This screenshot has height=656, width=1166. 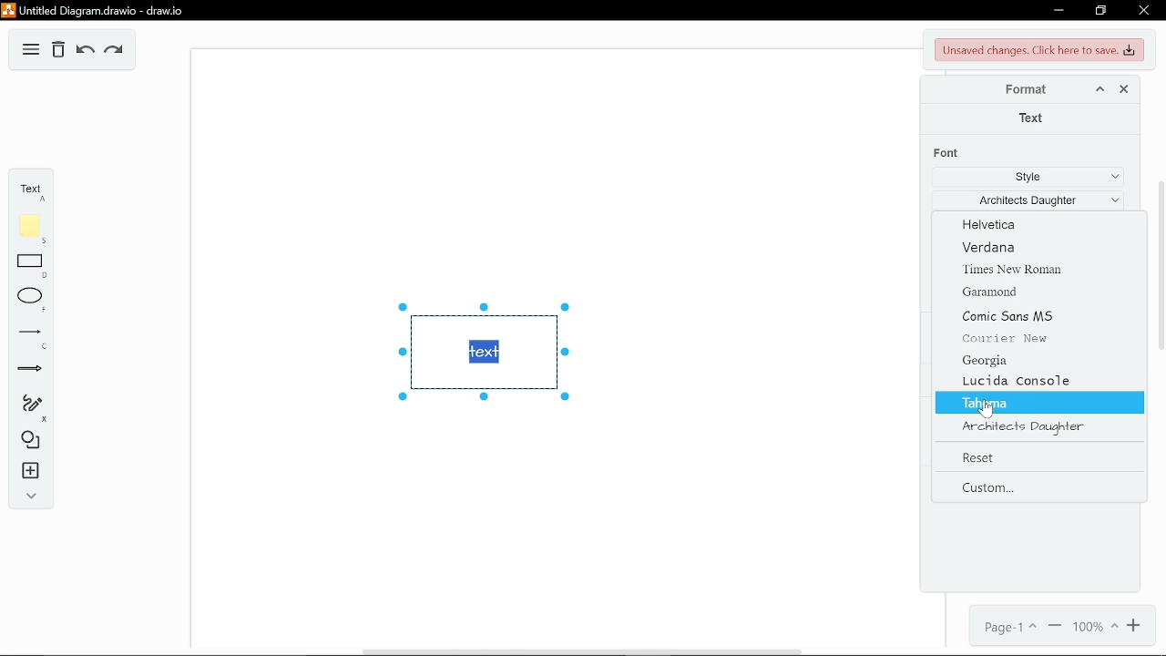 I want to click on collapse, so click(x=27, y=497).